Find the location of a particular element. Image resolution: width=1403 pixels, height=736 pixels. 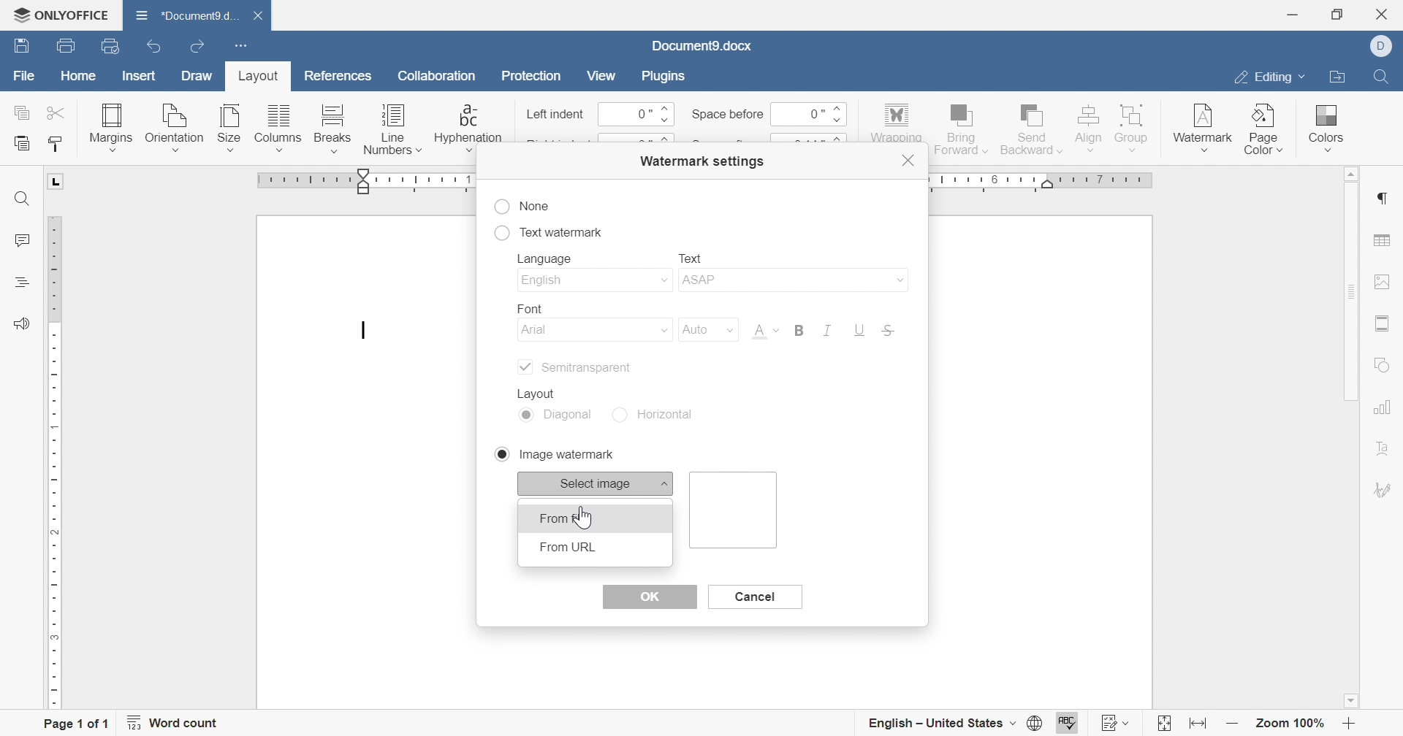

feedback and support is located at coordinates (21, 324).